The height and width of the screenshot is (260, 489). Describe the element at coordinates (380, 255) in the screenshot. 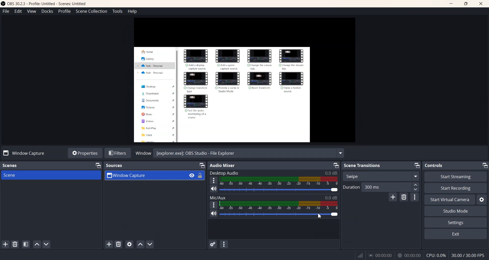

I see `00:00:00` at that location.